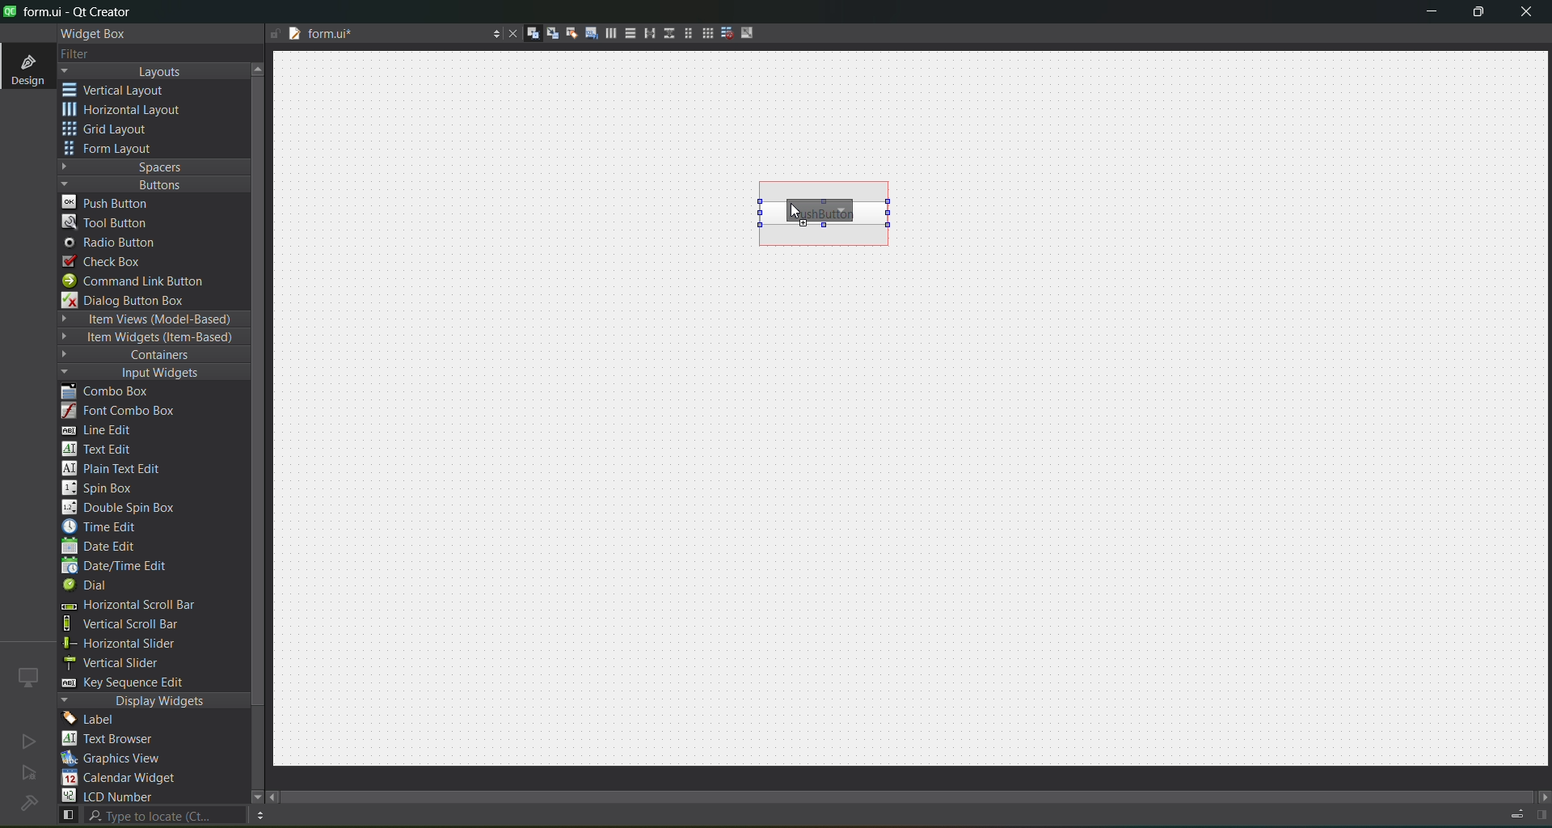  Describe the element at coordinates (751, 32) in the screenshot. I see `adjust size` at that location.